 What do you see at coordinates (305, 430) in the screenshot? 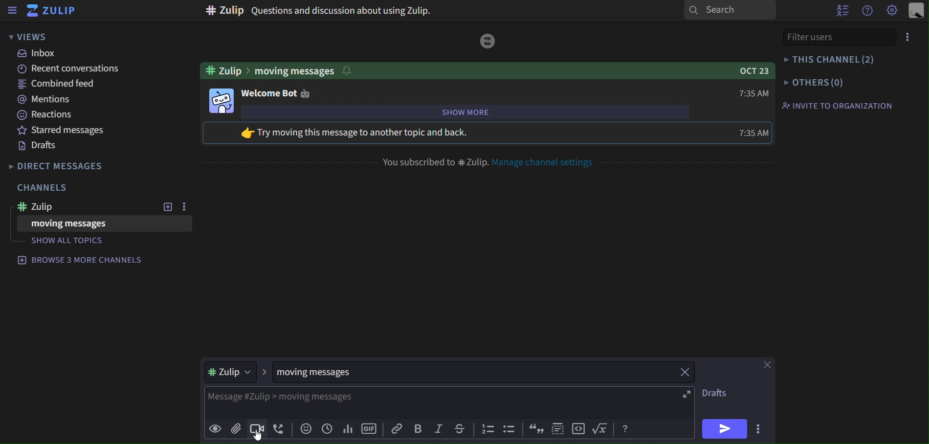
I see `add empji` at bounding box center [305, 430].